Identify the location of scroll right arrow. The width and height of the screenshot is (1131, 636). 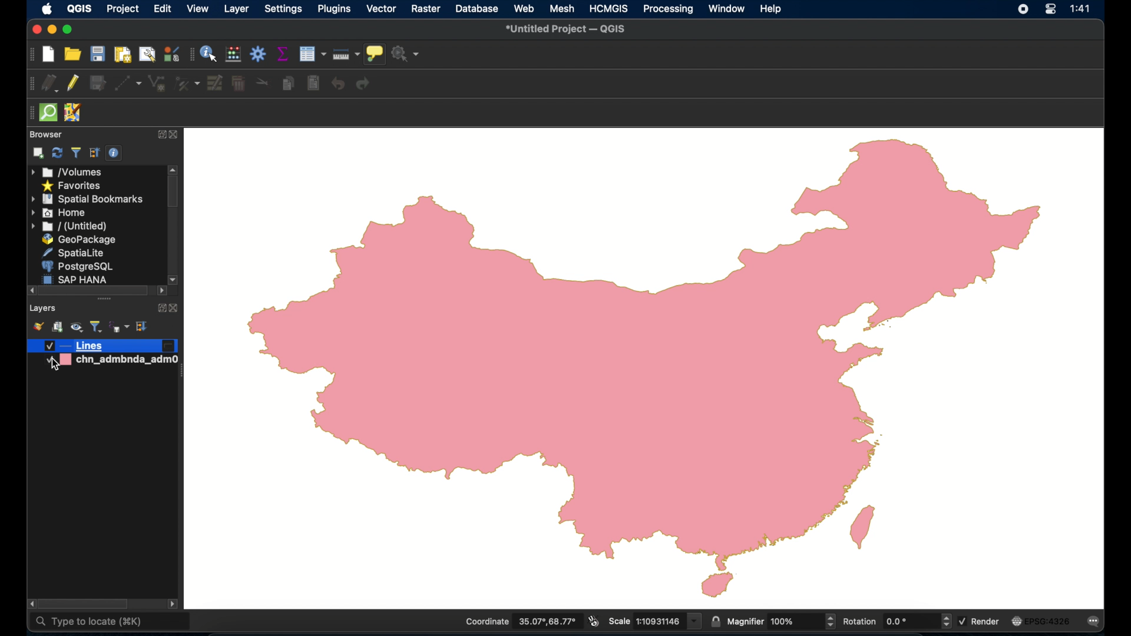
(29, 604).